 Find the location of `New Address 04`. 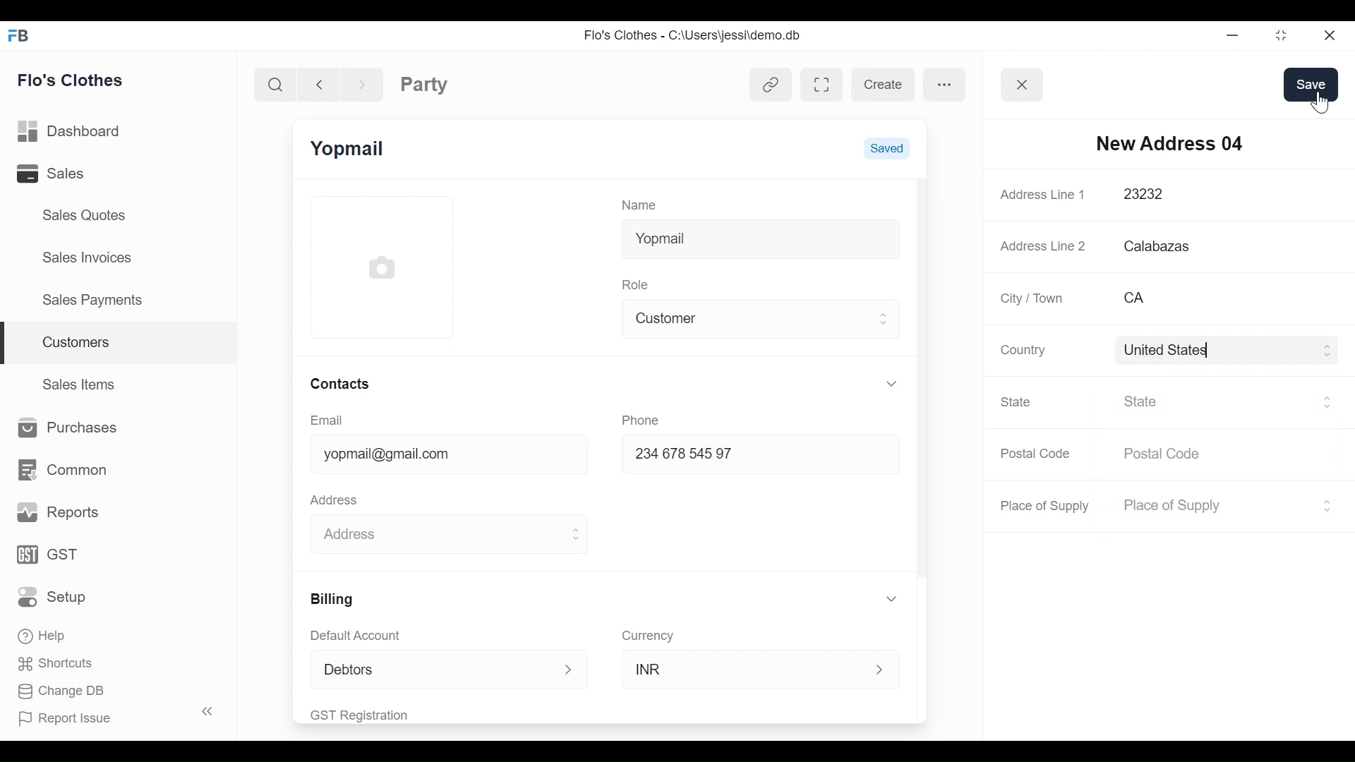

New Address 04 is located at coordinates (1169, 143).